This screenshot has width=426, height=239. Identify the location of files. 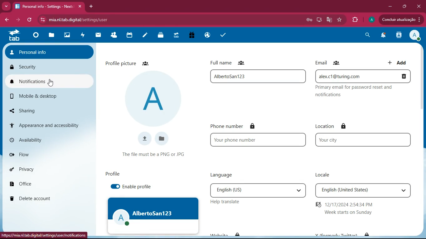
(50, 36).